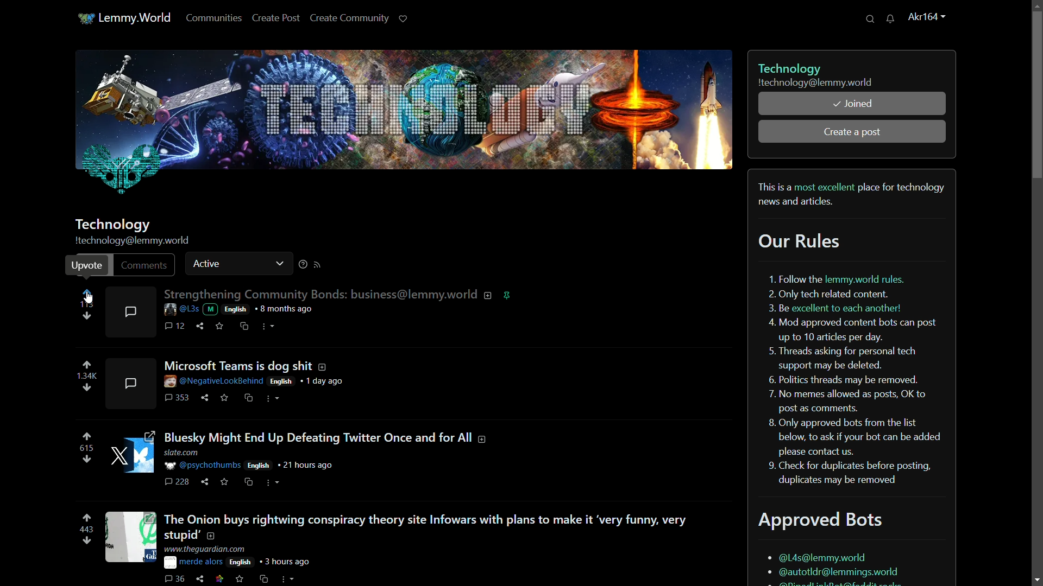 This screenshot has width=1043, height=586. I want to click on bio, so click(853, 195).